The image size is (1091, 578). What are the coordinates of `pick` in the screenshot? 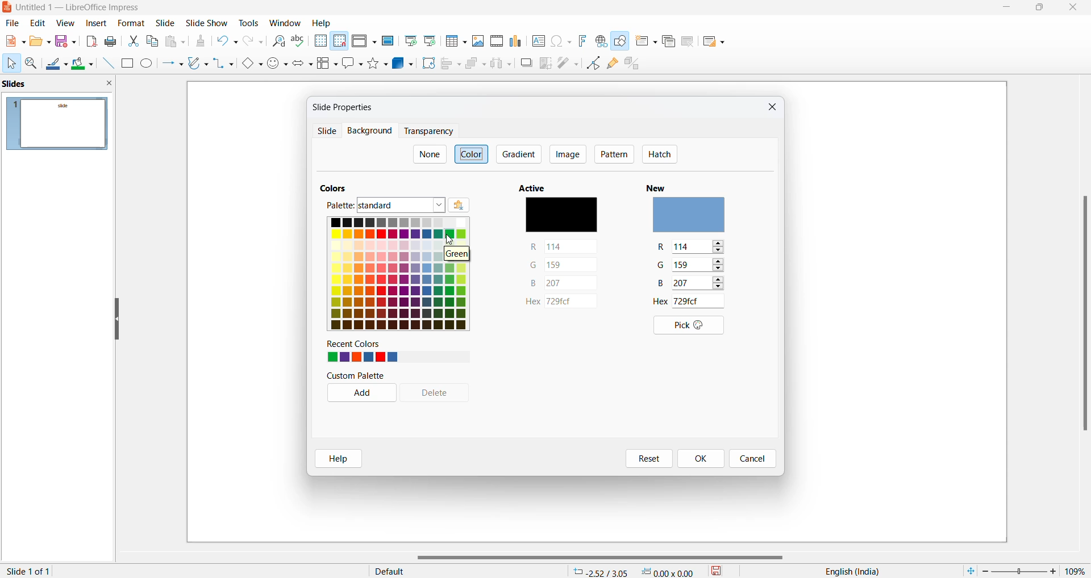 It's located at (685, 326).